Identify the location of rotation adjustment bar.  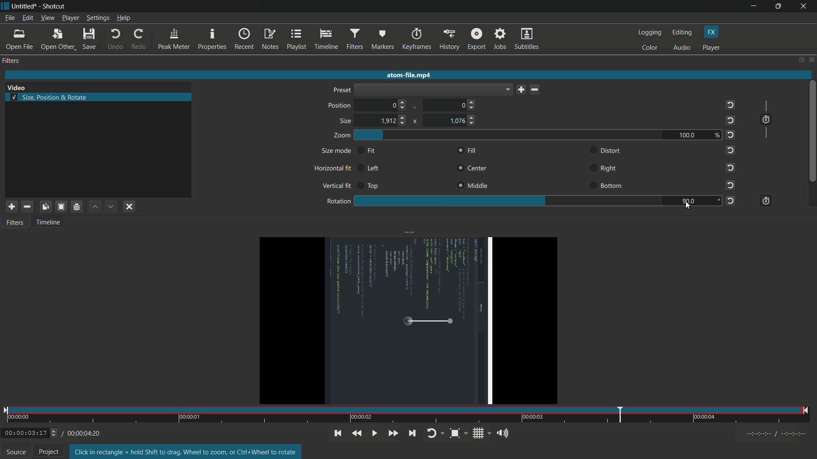
(507, 201).